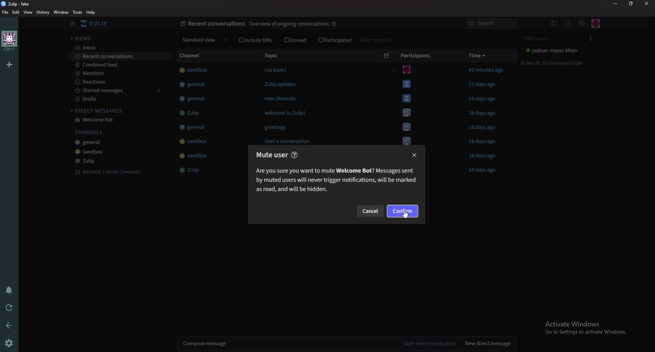  What do you see at coordinates (292, 141) in the screenshot?
I see `start a conversation` at bounding box center [292, 141].